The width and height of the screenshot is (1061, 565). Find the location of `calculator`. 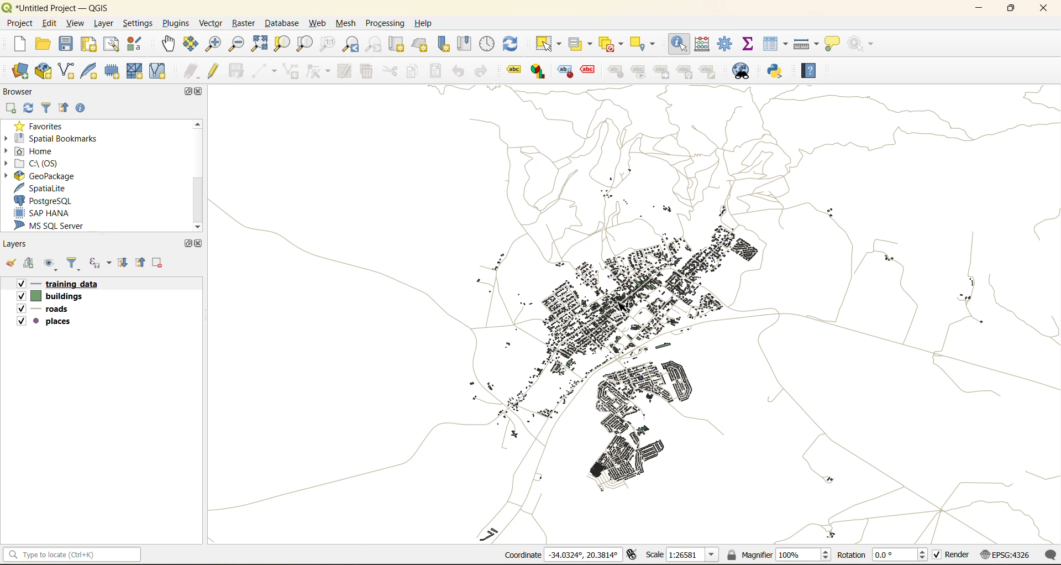

calculator is located at coordinates (701, 45).